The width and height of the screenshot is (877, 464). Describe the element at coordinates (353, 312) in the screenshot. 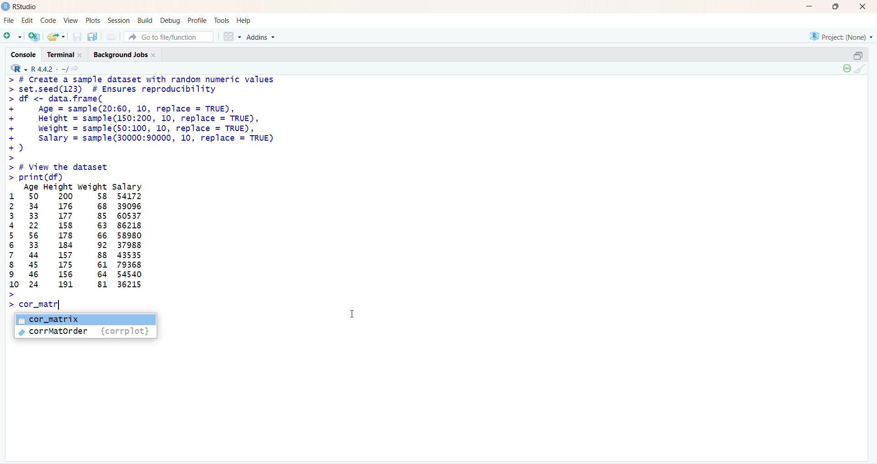

I see `Text cursor` at that location.